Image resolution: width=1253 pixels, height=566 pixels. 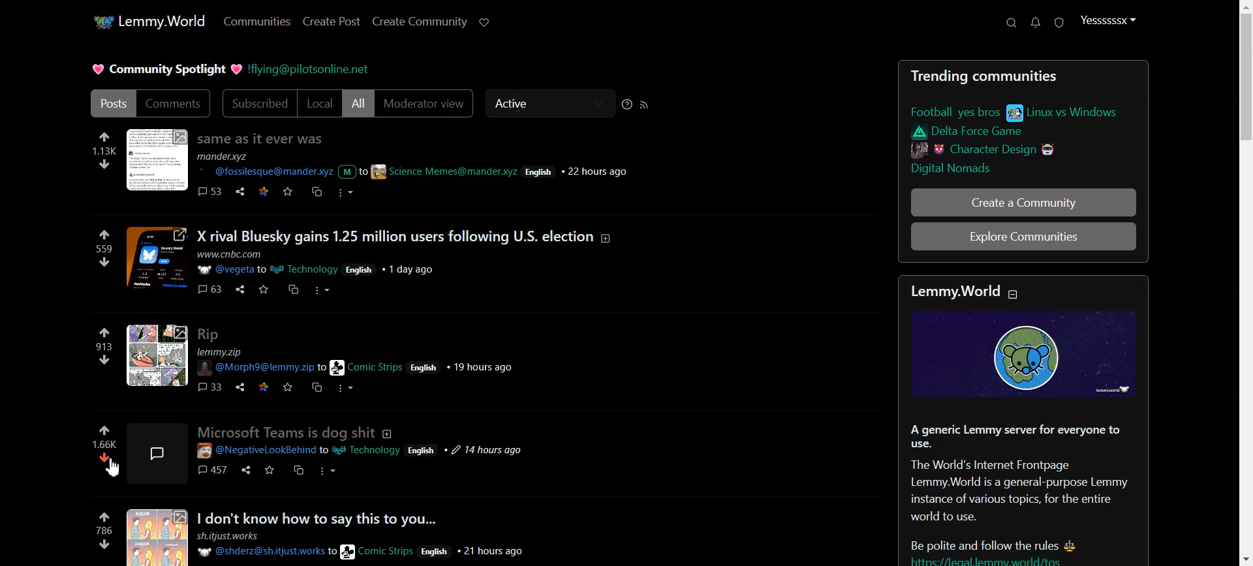 What do you see at coordinates (296, 432) in the screenshot?
I see `posts` at bounding box center [296, 432].